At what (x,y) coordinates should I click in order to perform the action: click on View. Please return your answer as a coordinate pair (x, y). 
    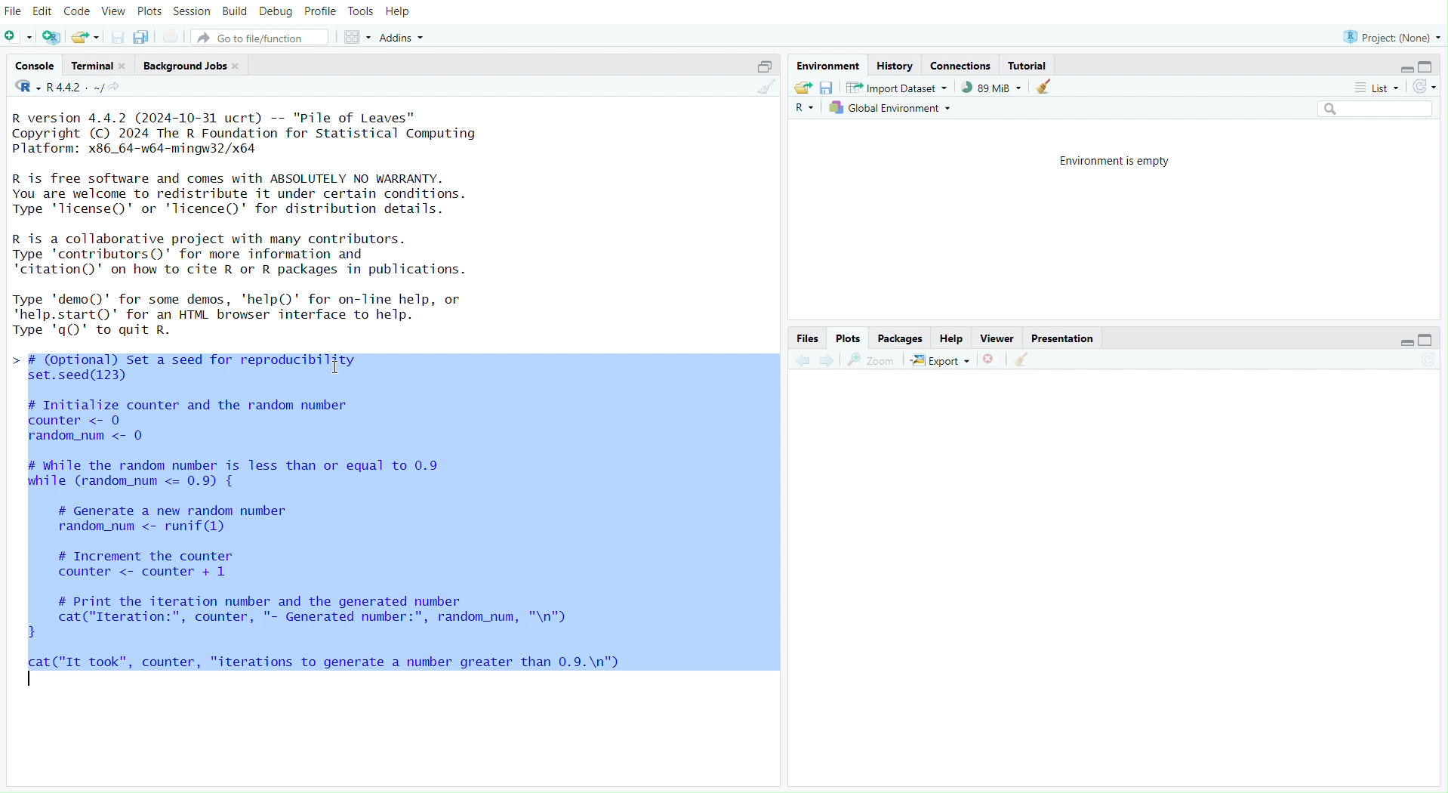
    Looking at the image, I should click on (112, 11).